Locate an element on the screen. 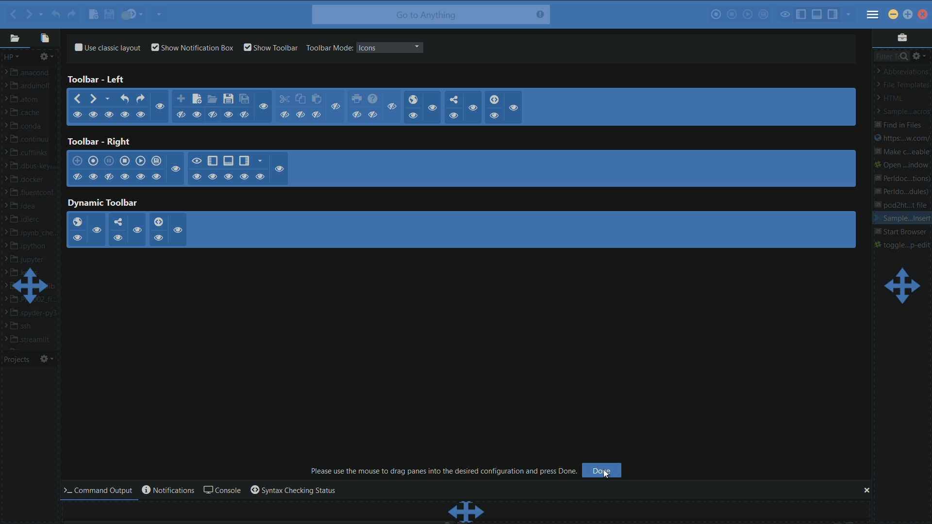 The height and width of the screenshot is (524, 932). forward is located at coordinates (28, 13).